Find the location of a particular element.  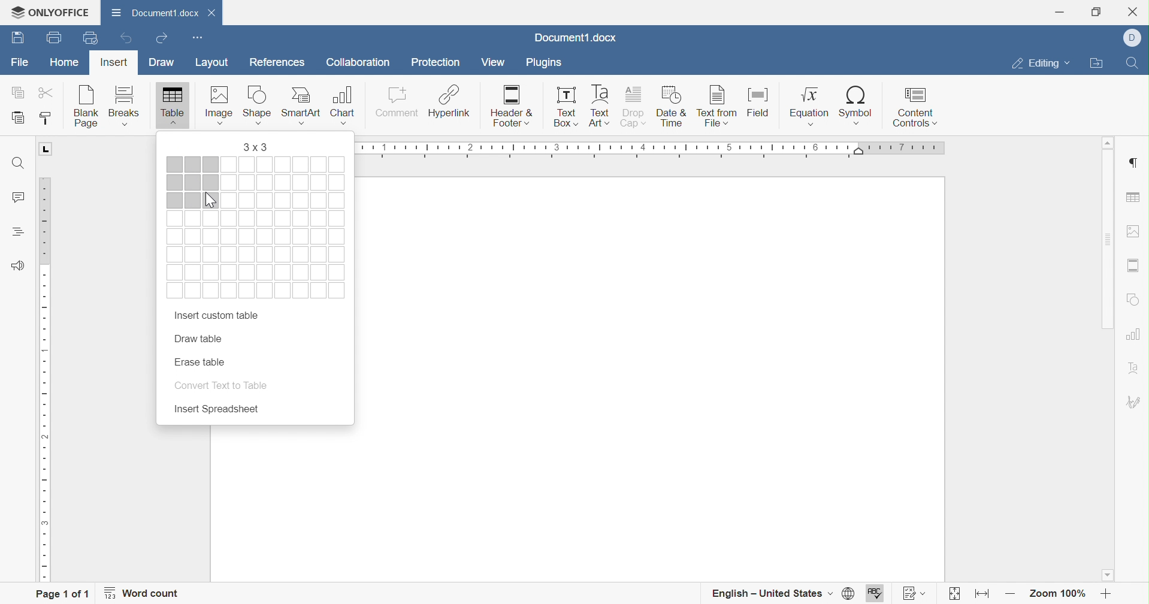

Zoom 100% is located at coordinates (1060, 594).